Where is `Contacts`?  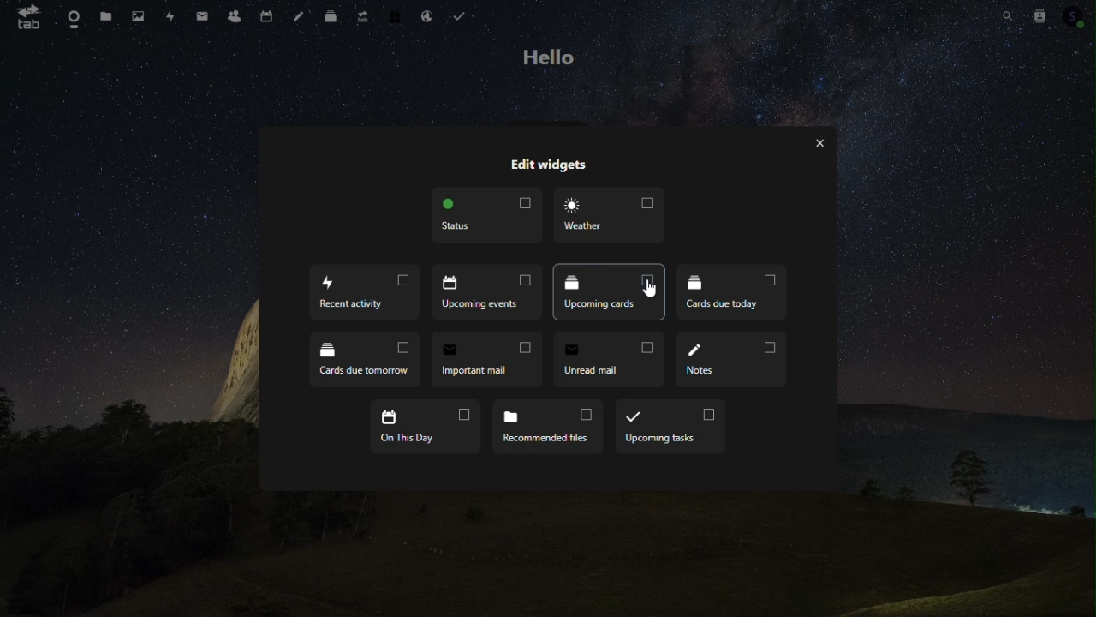
Contacts is located at coordinates (235, 13).